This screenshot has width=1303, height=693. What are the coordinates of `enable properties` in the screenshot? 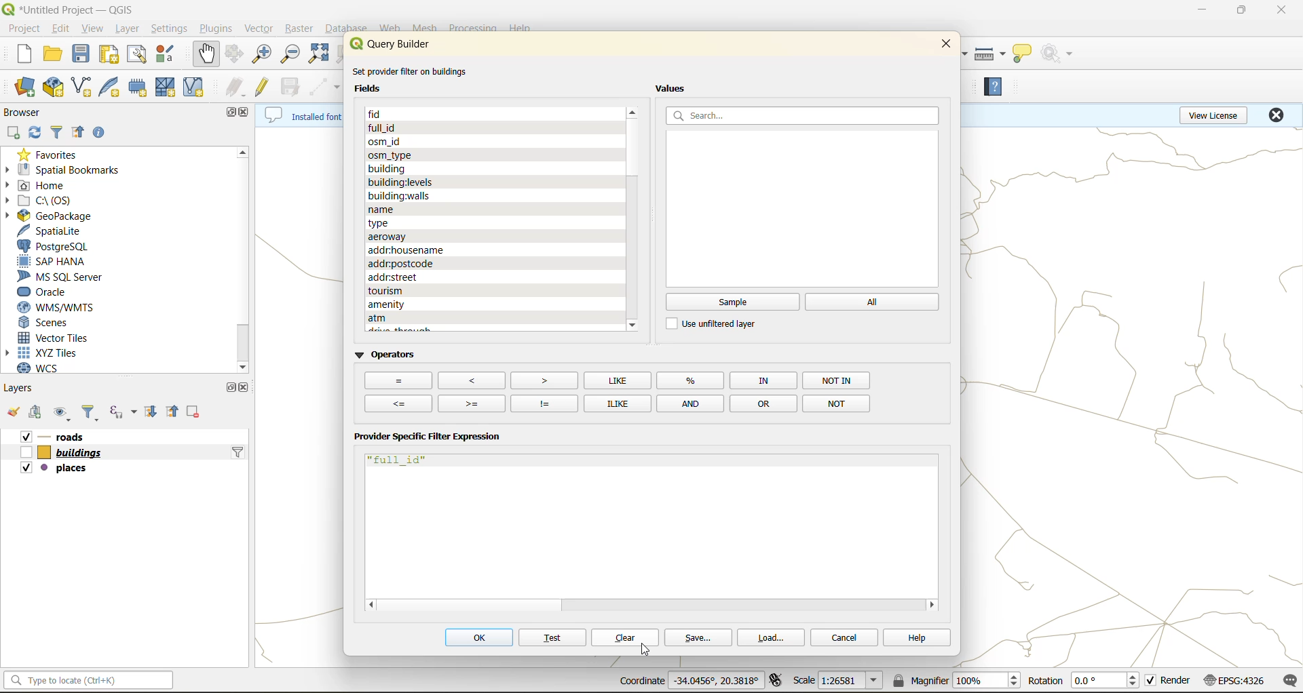 It's located at (107, 132).